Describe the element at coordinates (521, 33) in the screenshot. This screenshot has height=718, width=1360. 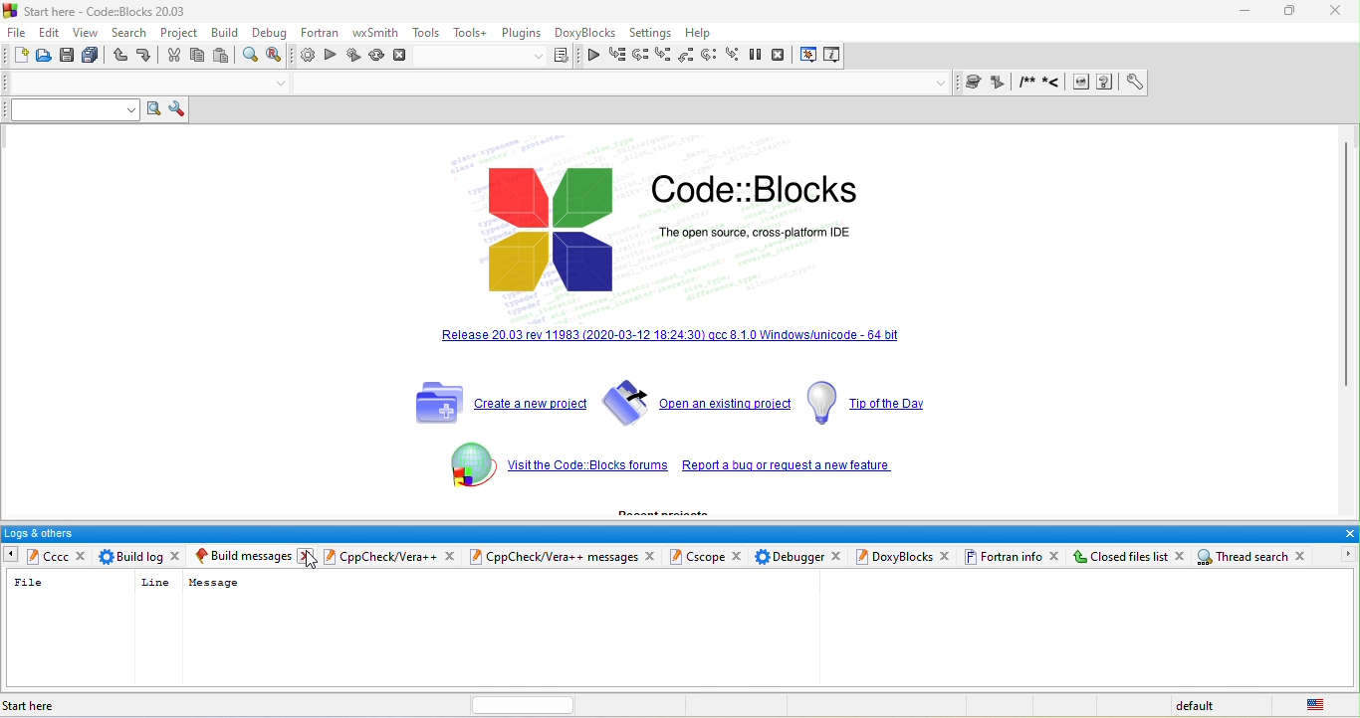
I see `plugins` at that location.